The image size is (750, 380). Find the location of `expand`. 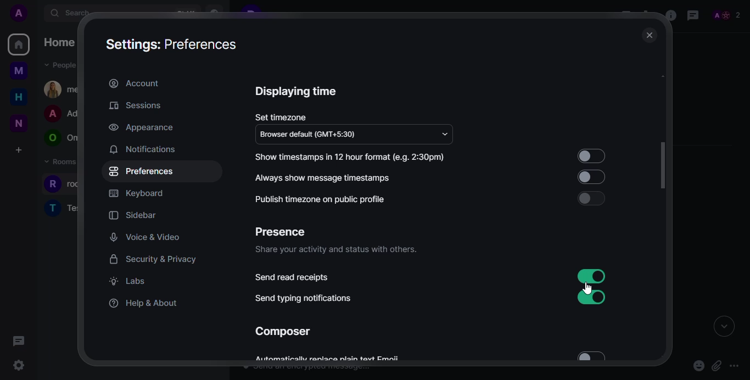

expand is located at coordinates (724, 328).